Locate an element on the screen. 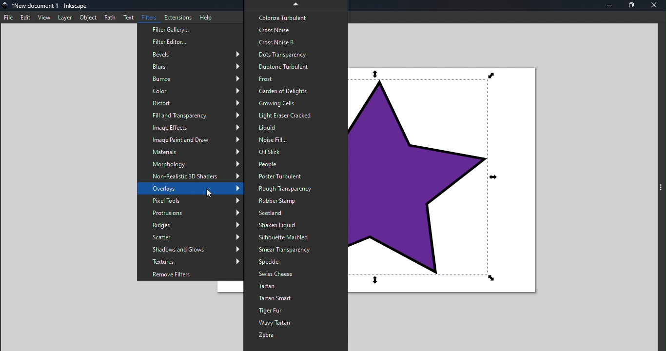  Object is located at coordinates (87, 18).